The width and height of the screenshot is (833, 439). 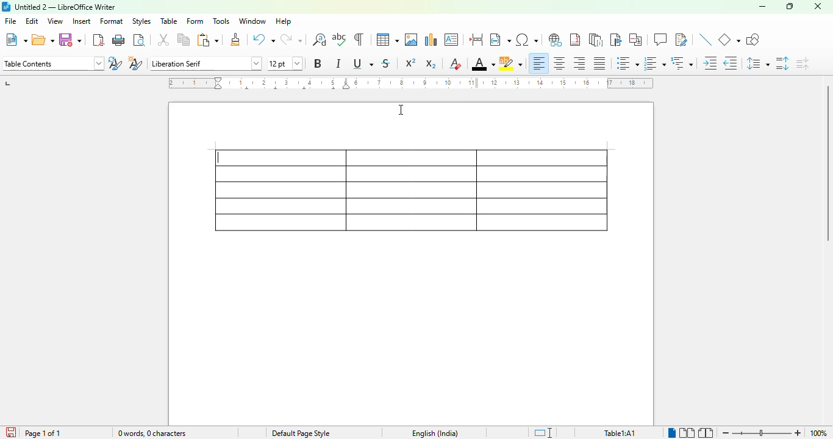 What do you see at coordinates (431, 40) in the screenshot?
I see `insert chart` at bounding box center [431, 40].